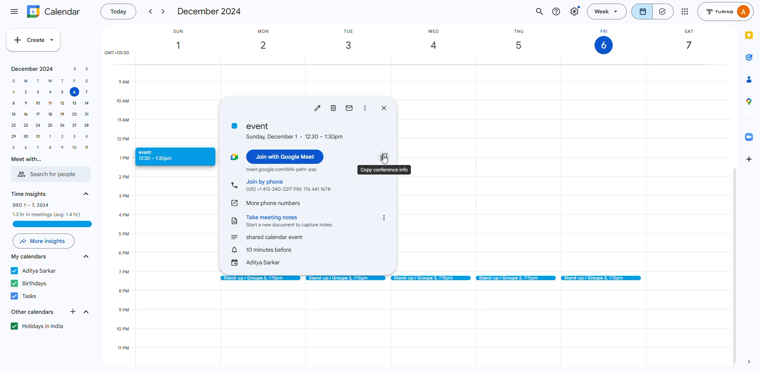 The image size is (760, 372). I want to click on ‘GMT+05:30, so click(116, 53).